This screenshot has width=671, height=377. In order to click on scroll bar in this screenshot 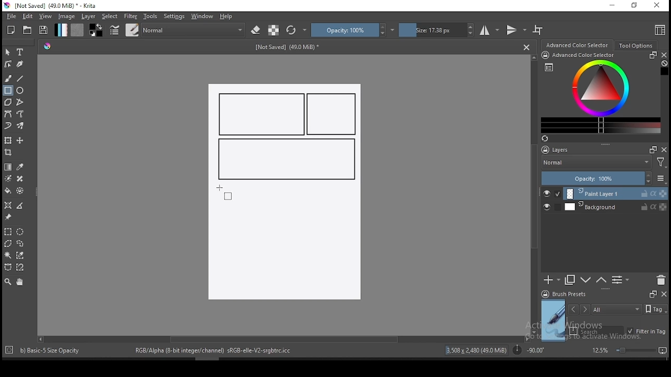, I will do `click(283, 338)`.